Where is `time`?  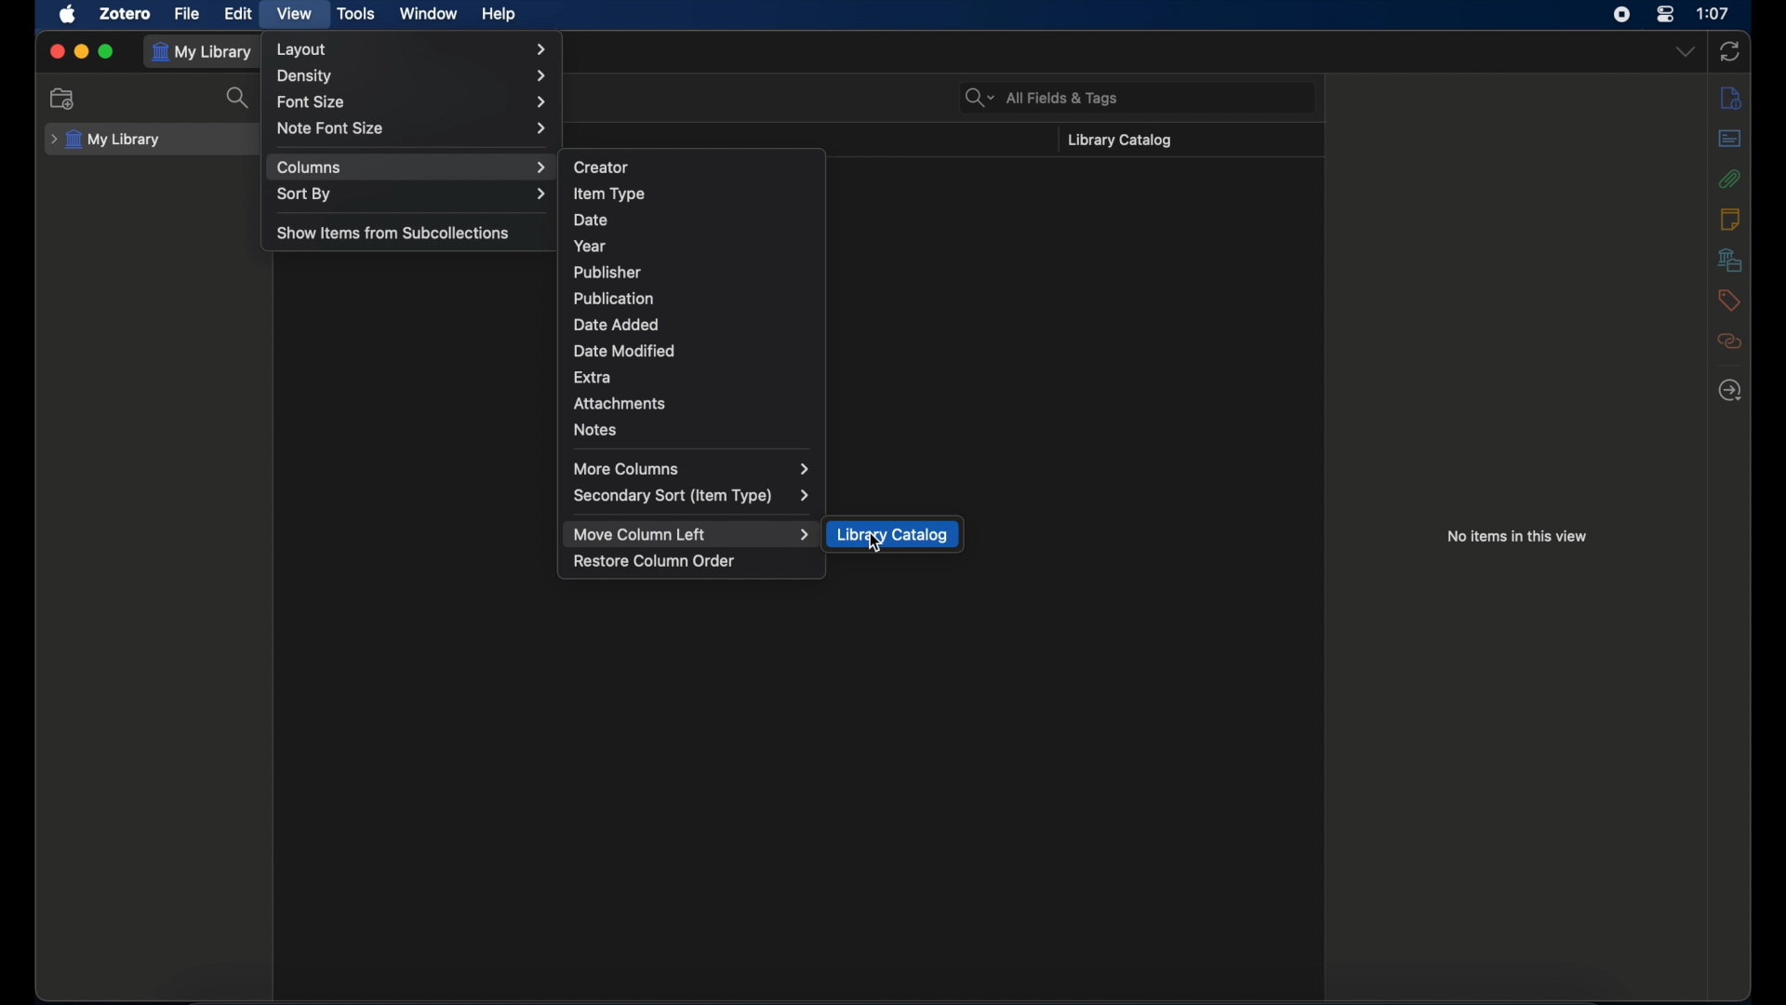 time is located at coordinates (1713, 13).